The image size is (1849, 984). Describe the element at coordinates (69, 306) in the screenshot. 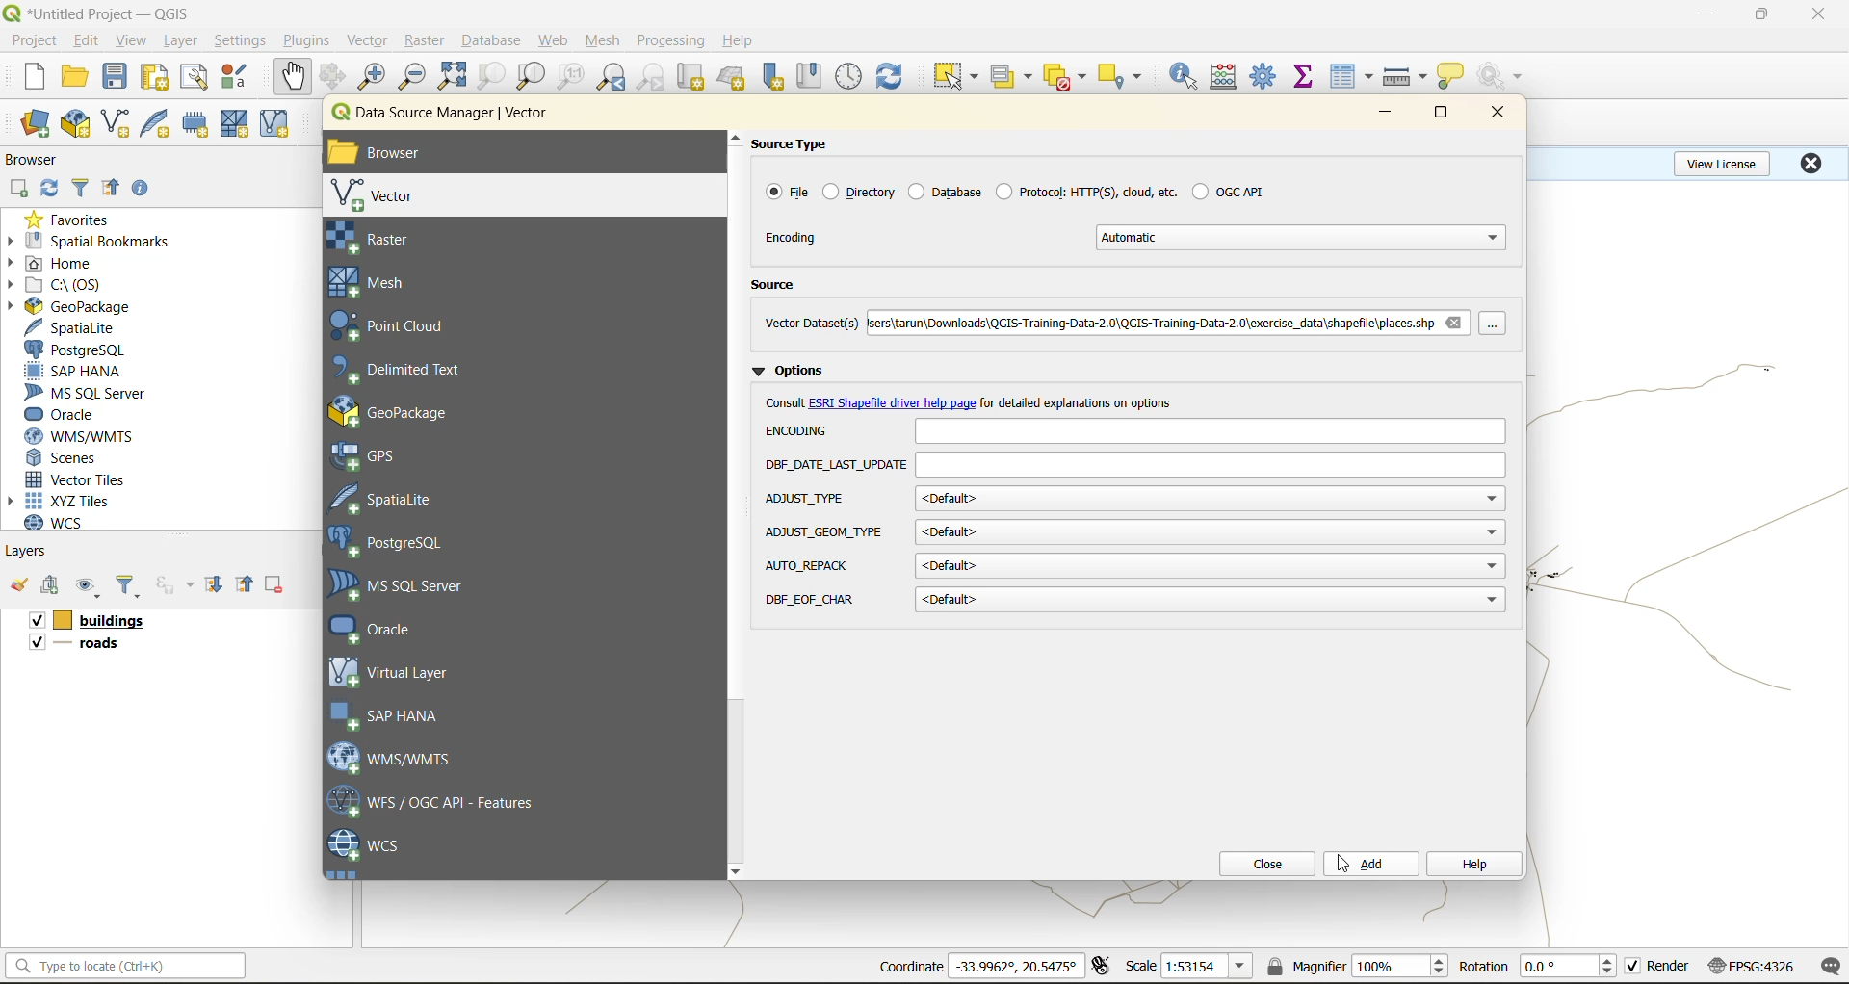

I see `geopackage` at that location.